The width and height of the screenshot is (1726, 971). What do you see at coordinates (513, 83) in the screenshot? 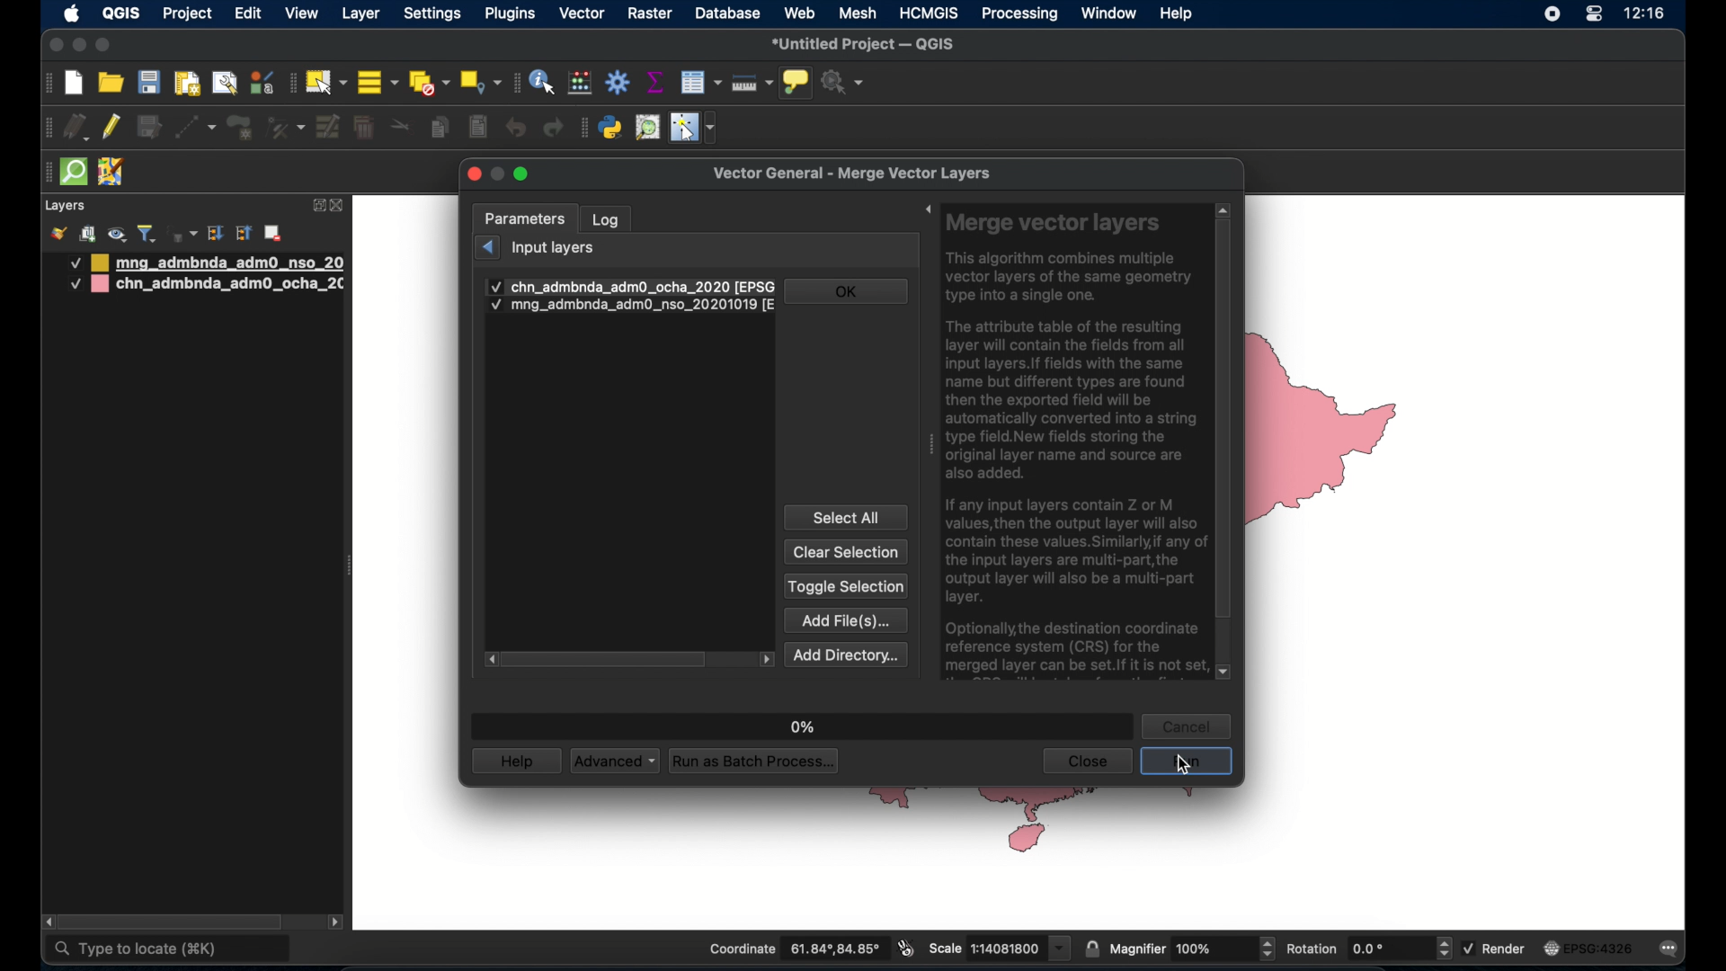
I see `attributes toolbar` at bounding box center [513, 83].